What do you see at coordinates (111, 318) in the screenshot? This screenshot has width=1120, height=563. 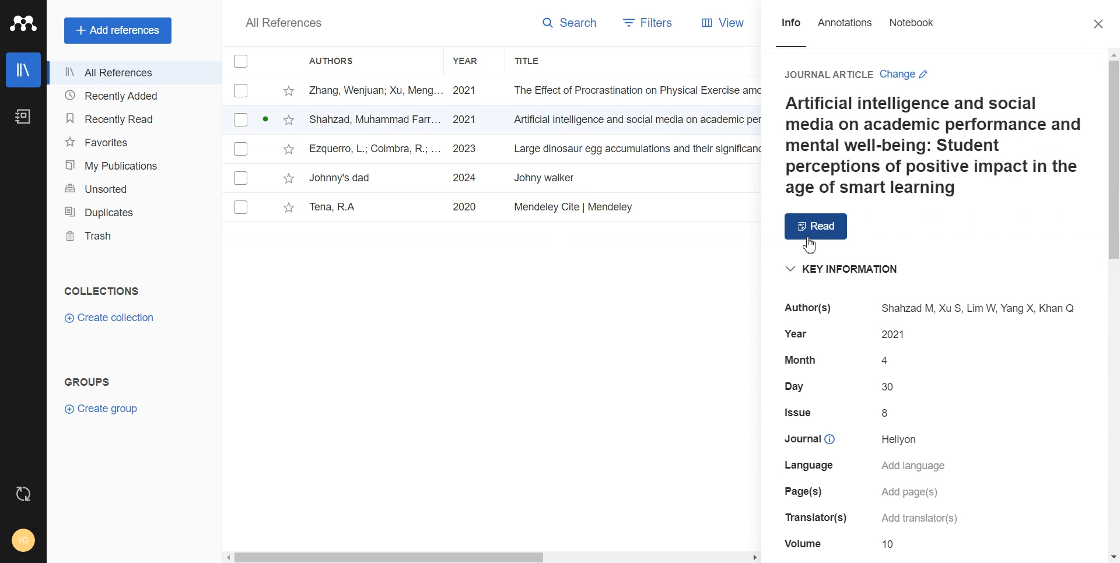 I see `Create Collection` at bounding box center [111, 318].